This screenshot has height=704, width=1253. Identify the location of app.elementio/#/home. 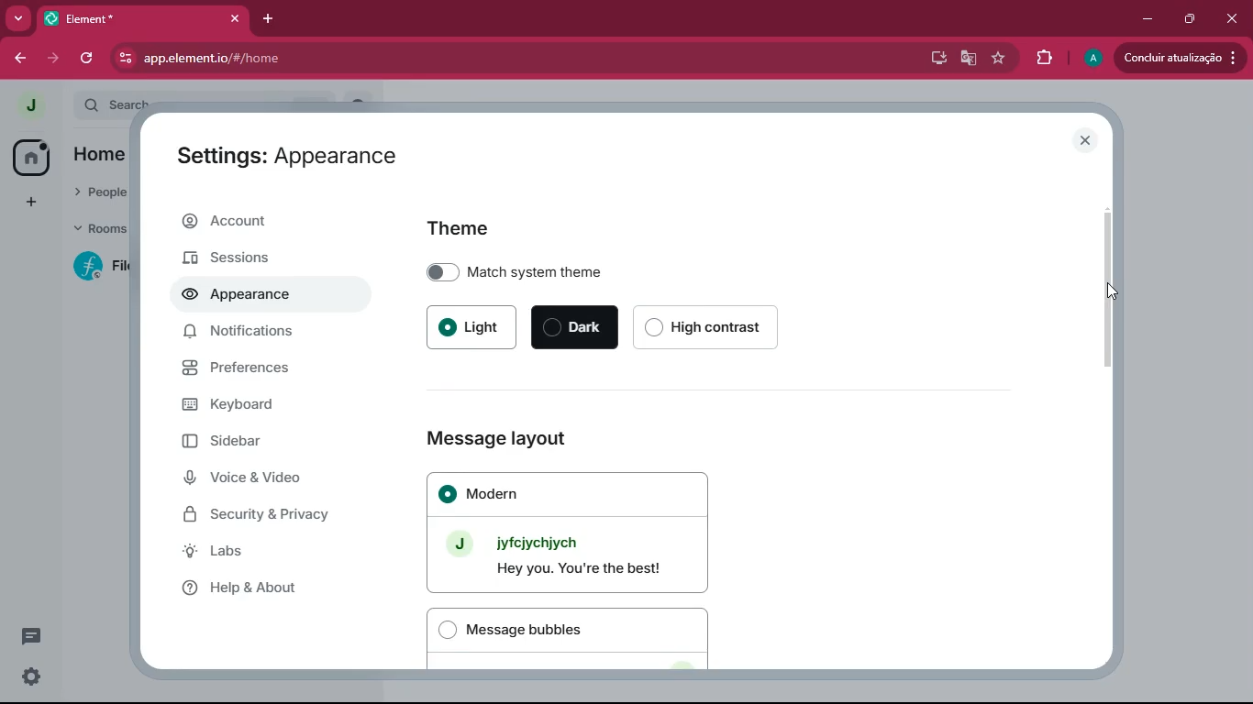
(414, 59).